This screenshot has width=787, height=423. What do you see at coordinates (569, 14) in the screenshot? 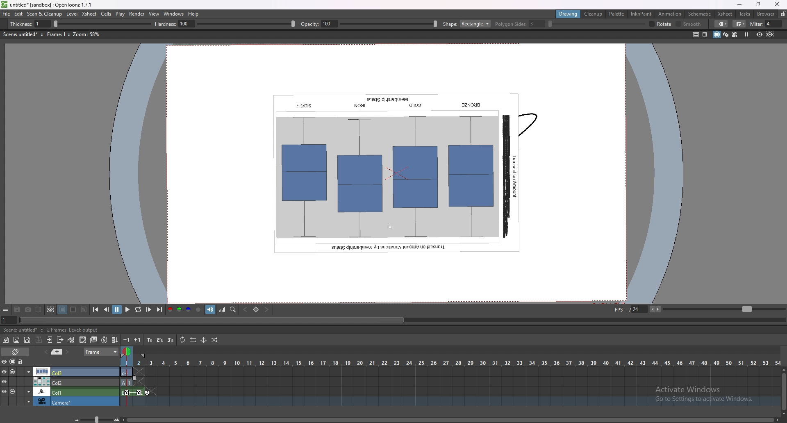
I see `drawing` at bounding box center [569, 14].